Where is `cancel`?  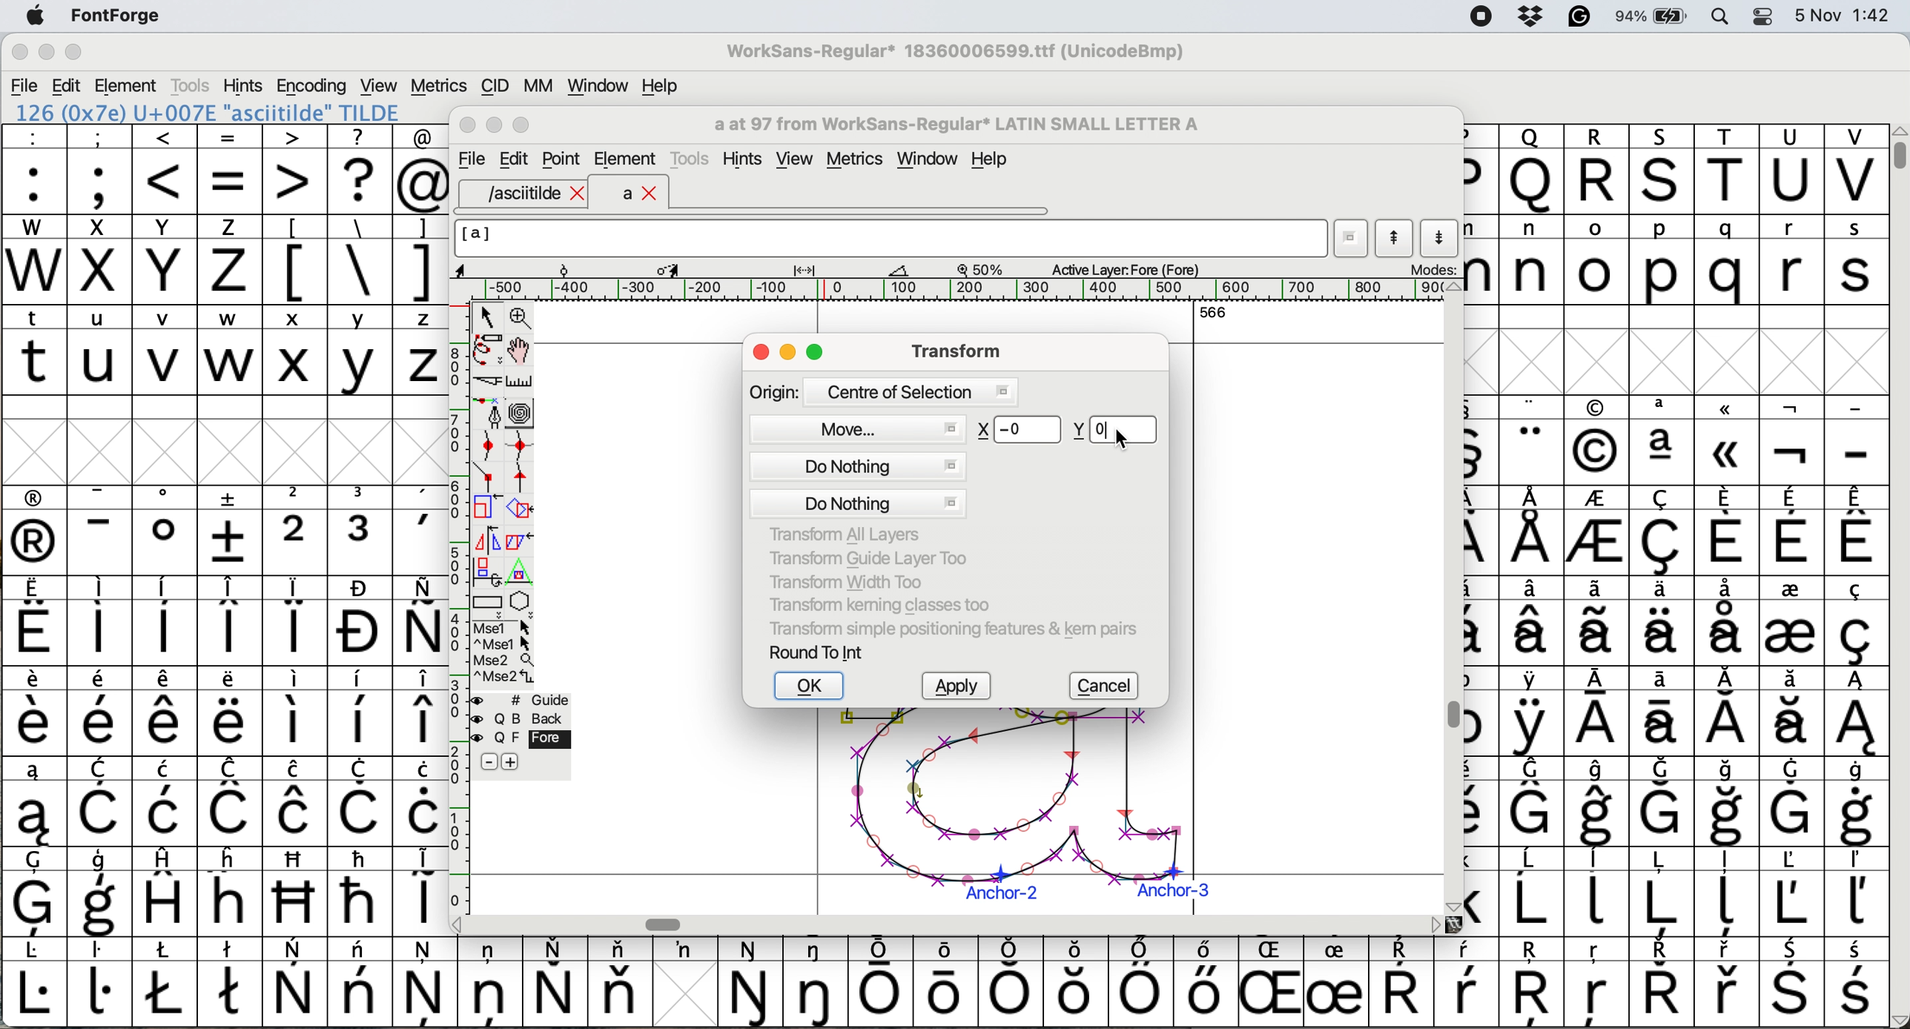 cancel is located at coordinates (1108, 686).